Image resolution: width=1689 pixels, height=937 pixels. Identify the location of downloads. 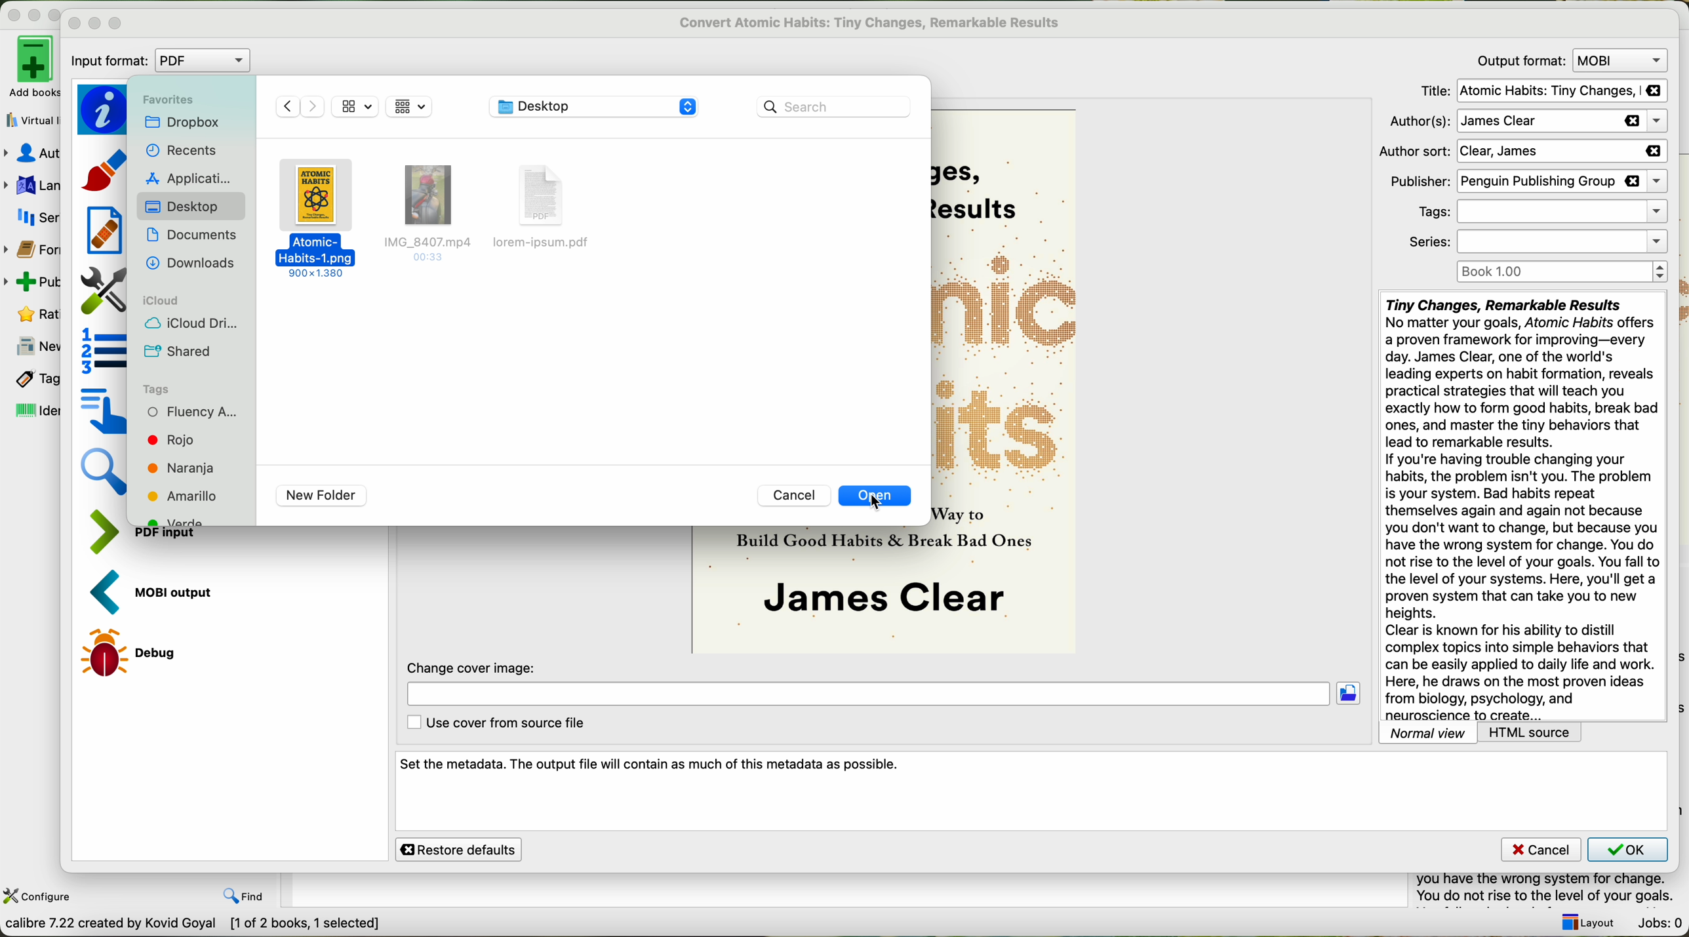
(191, 264).